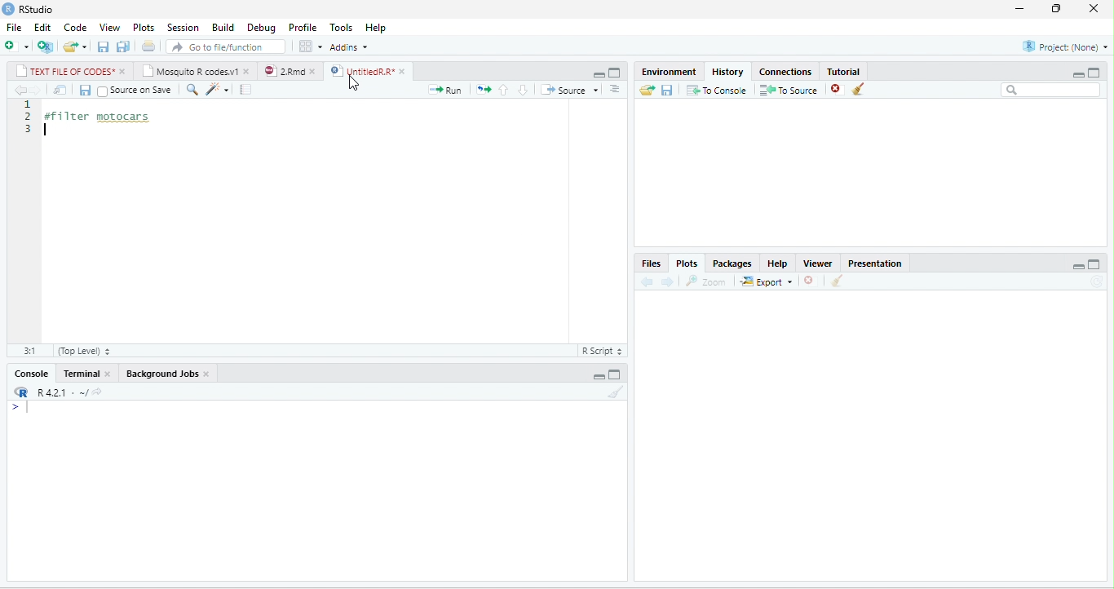 This screenshot has width=1114, height=589. What do you see at coordinates (24, 407) in the screenshot?
I see `>` at bounding box center [24, 407].